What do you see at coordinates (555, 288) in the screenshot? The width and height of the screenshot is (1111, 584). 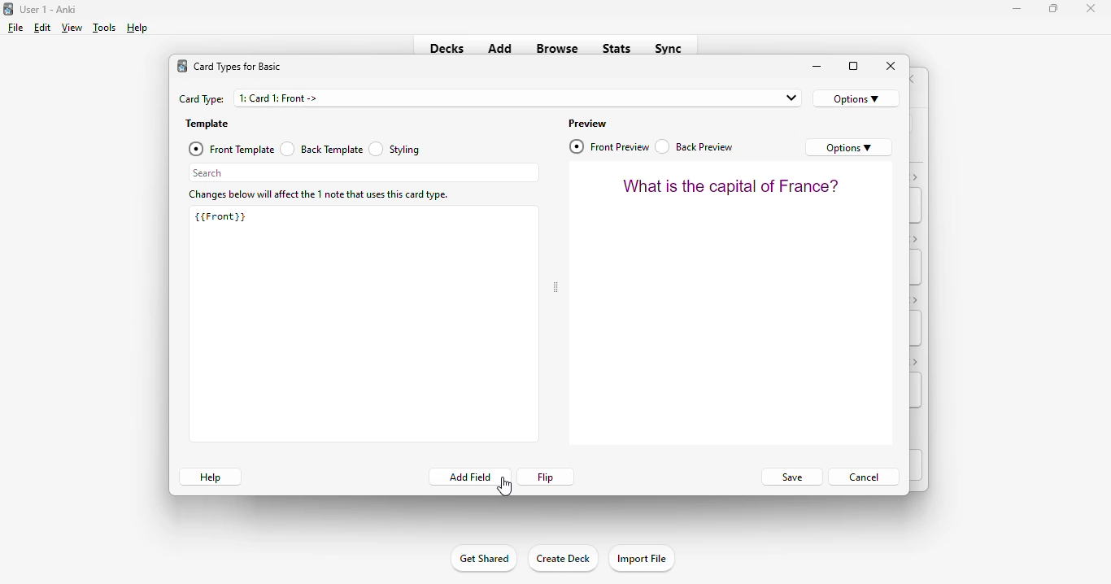 I see `toggle sidebar` at bounding box center [555, 288].